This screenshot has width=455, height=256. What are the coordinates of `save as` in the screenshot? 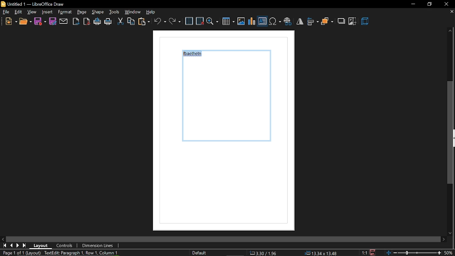 It's located at (52, 21).